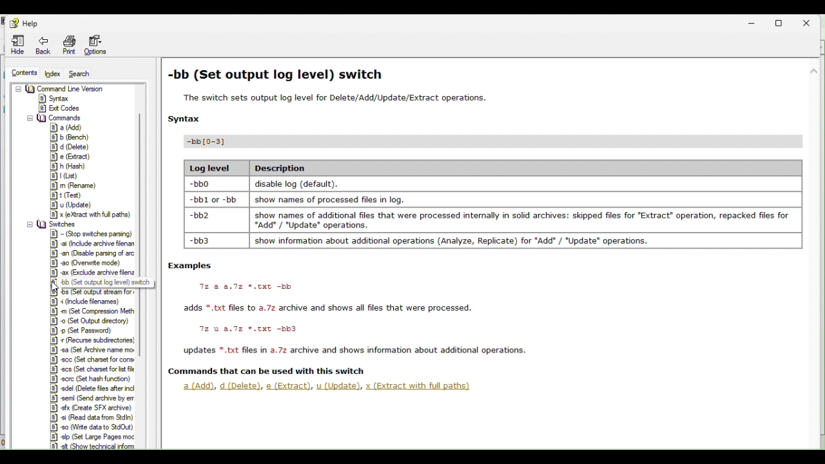 Image resolution: width=825 pixels, height=464 pixels. Describe the element at coordinates (67, 195) in the screenshot. I see `Z)t (Test)` at that location.